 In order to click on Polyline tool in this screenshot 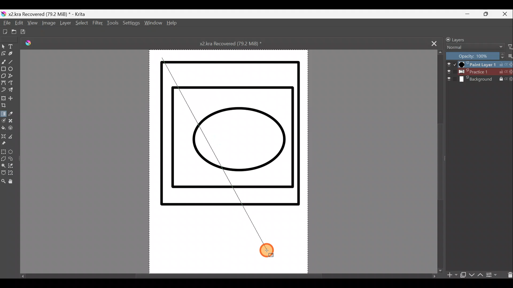, I will do `click(13, 77)`.